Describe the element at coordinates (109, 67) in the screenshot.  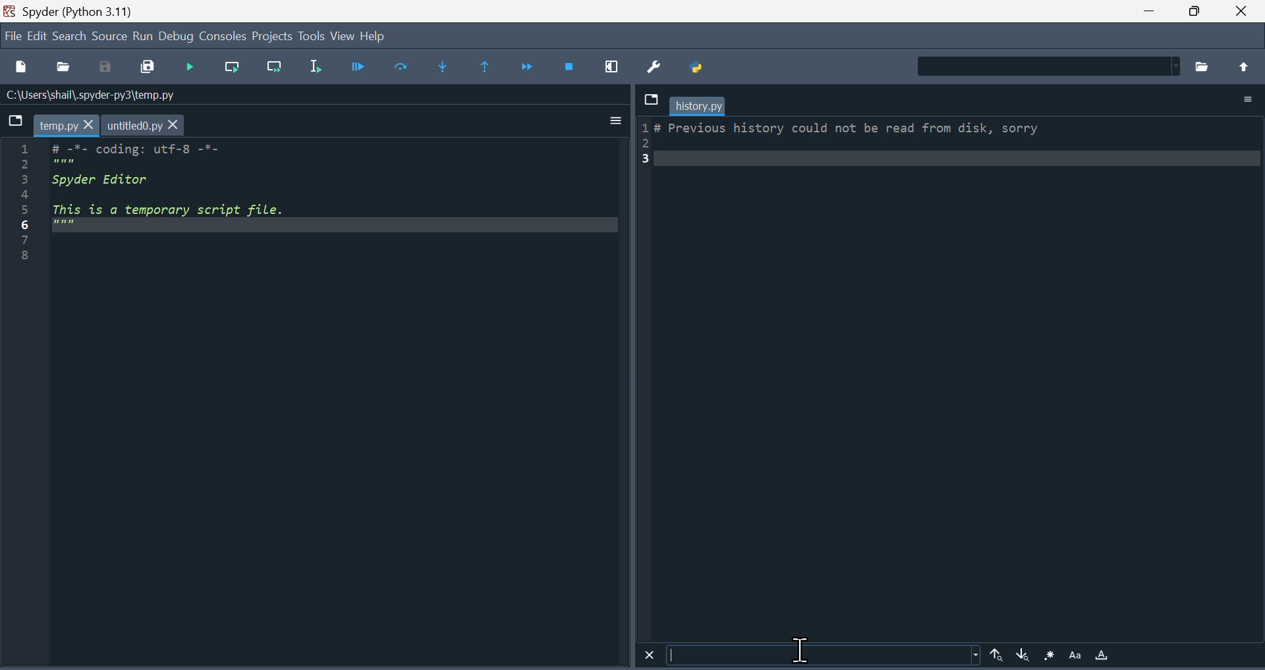
I see `Save as` at that location.